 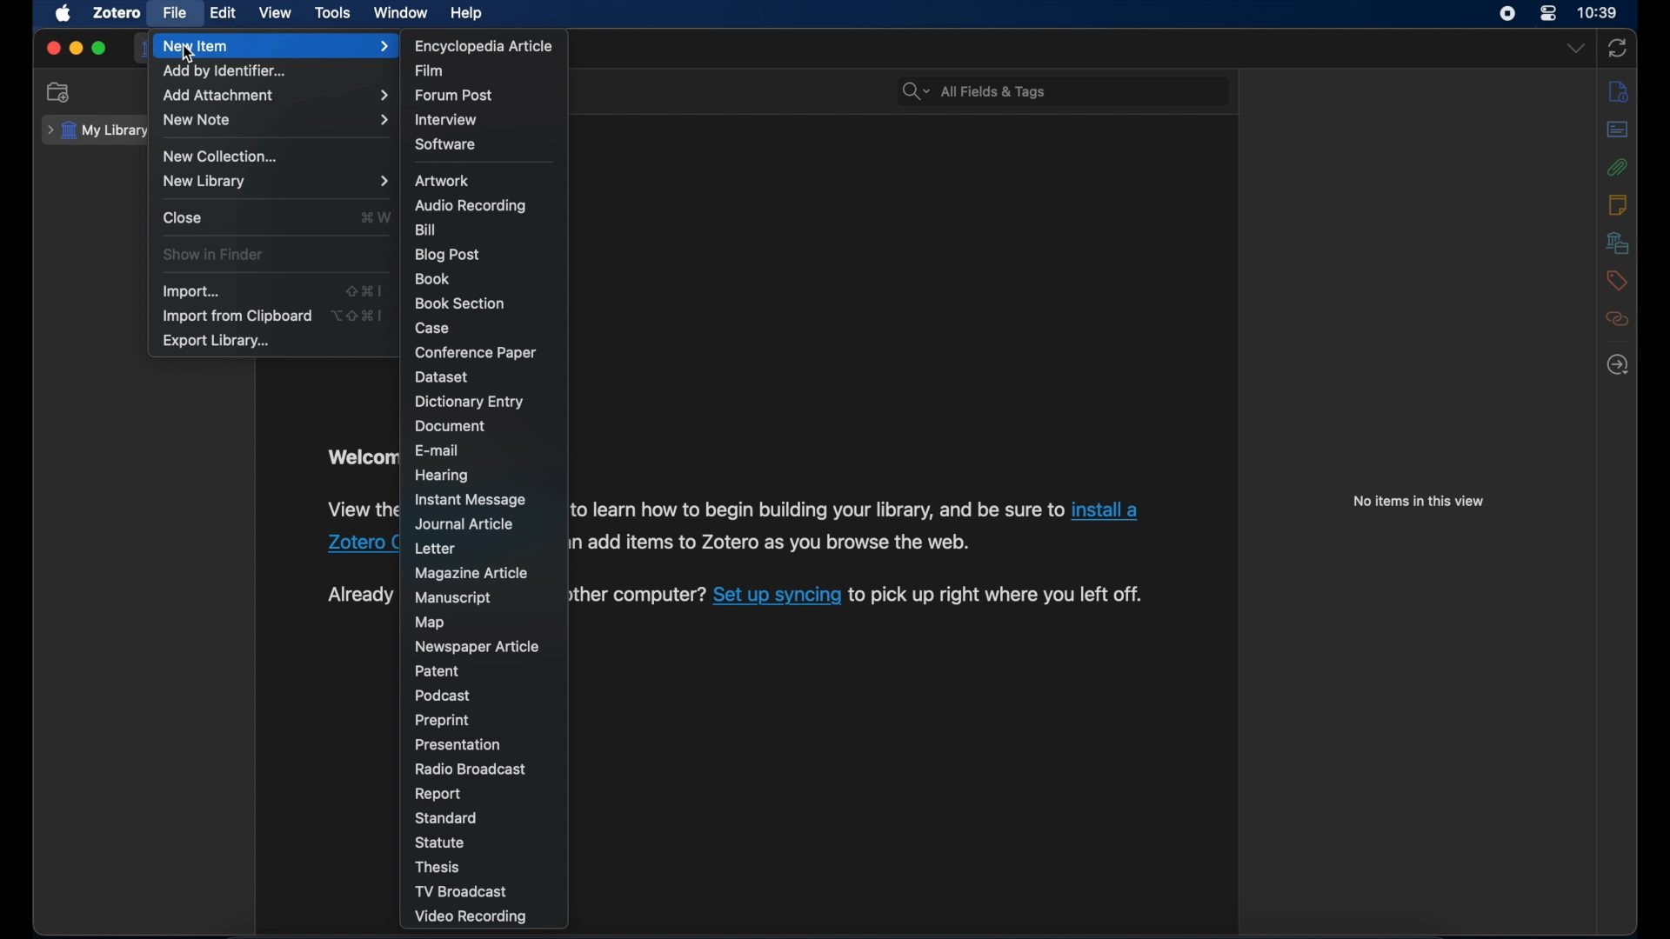 I want to click on add by identifier, so click(x=229, y=71).